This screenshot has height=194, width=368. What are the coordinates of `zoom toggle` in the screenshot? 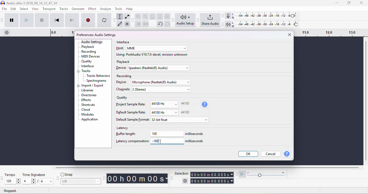 It's located at (168, 16).